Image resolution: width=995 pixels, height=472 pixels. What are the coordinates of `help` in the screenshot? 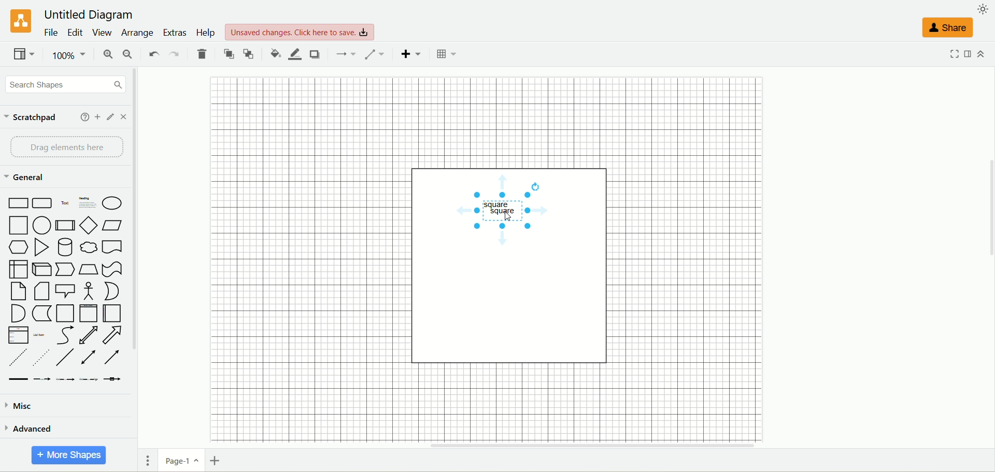 It's located at (204, 33).